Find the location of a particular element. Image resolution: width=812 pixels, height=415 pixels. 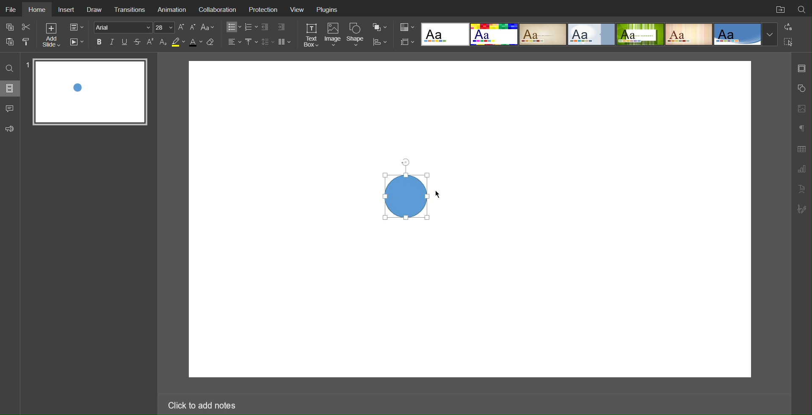

Shape  is located at coordinates (357, 34).